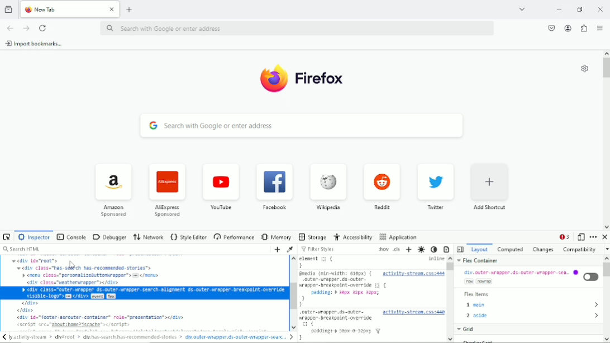  Describe the element at coordinates (294, 326) in the screenshot. I see `scroll down` at that location.